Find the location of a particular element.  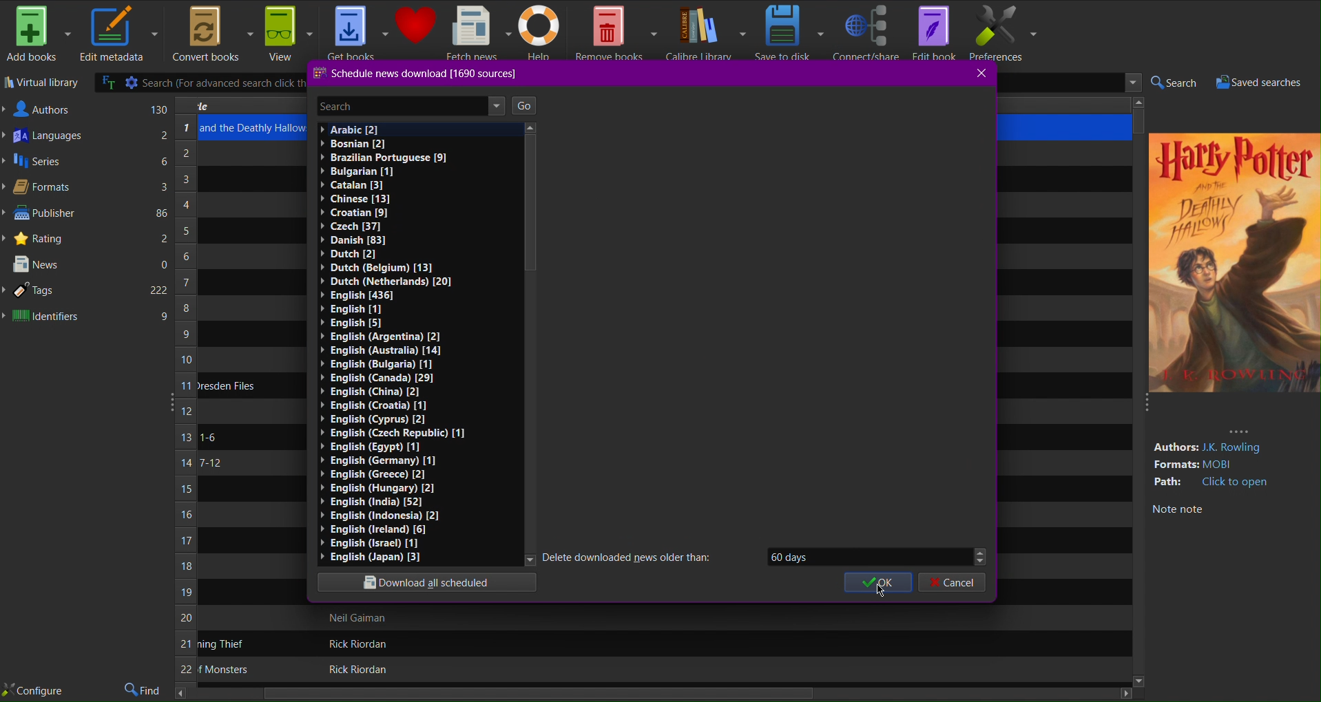

Search (For advanced search click the gear icon to the left) is located at coordinates (200, 83).